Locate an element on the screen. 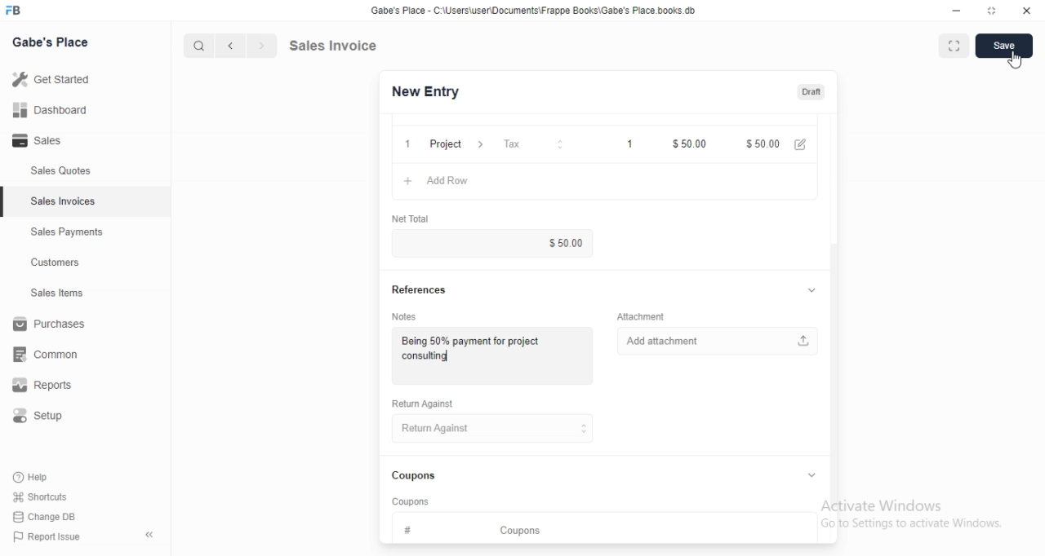 The height and width of the screenshot is (556, 1045). New Entry is located at coordinates (431, 91).